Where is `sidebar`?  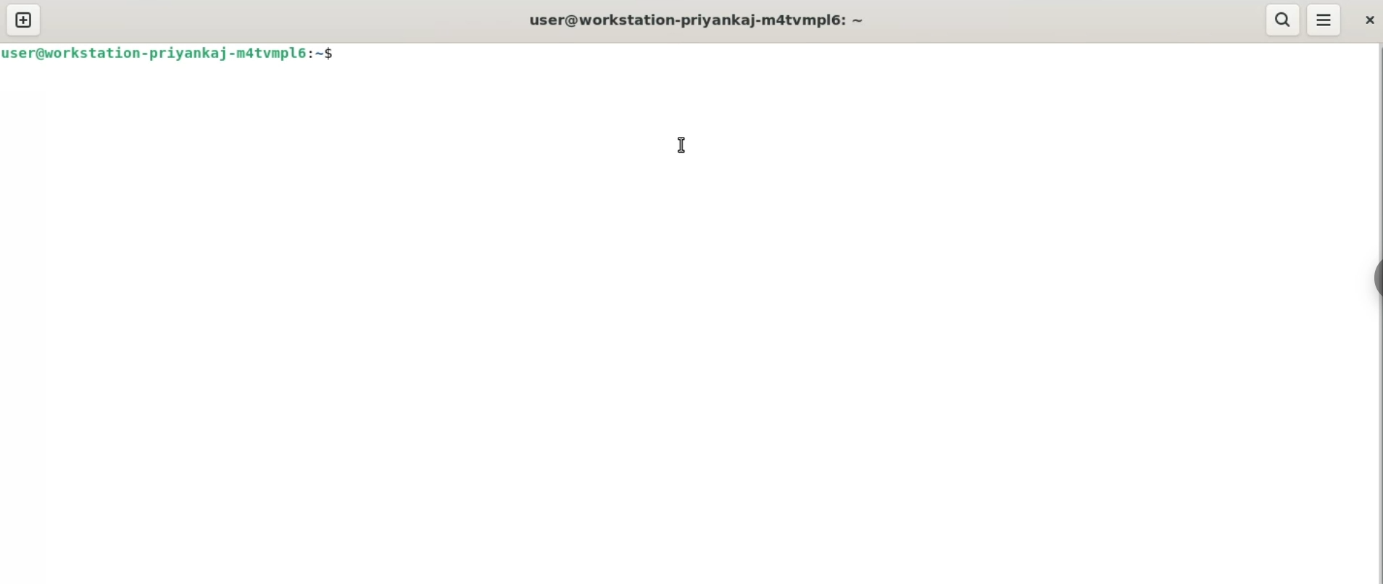
sidebar is located at coordinates (1376, 280).